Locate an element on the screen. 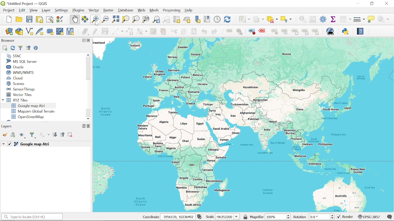  Style manager is located at coordinates (60, 19).